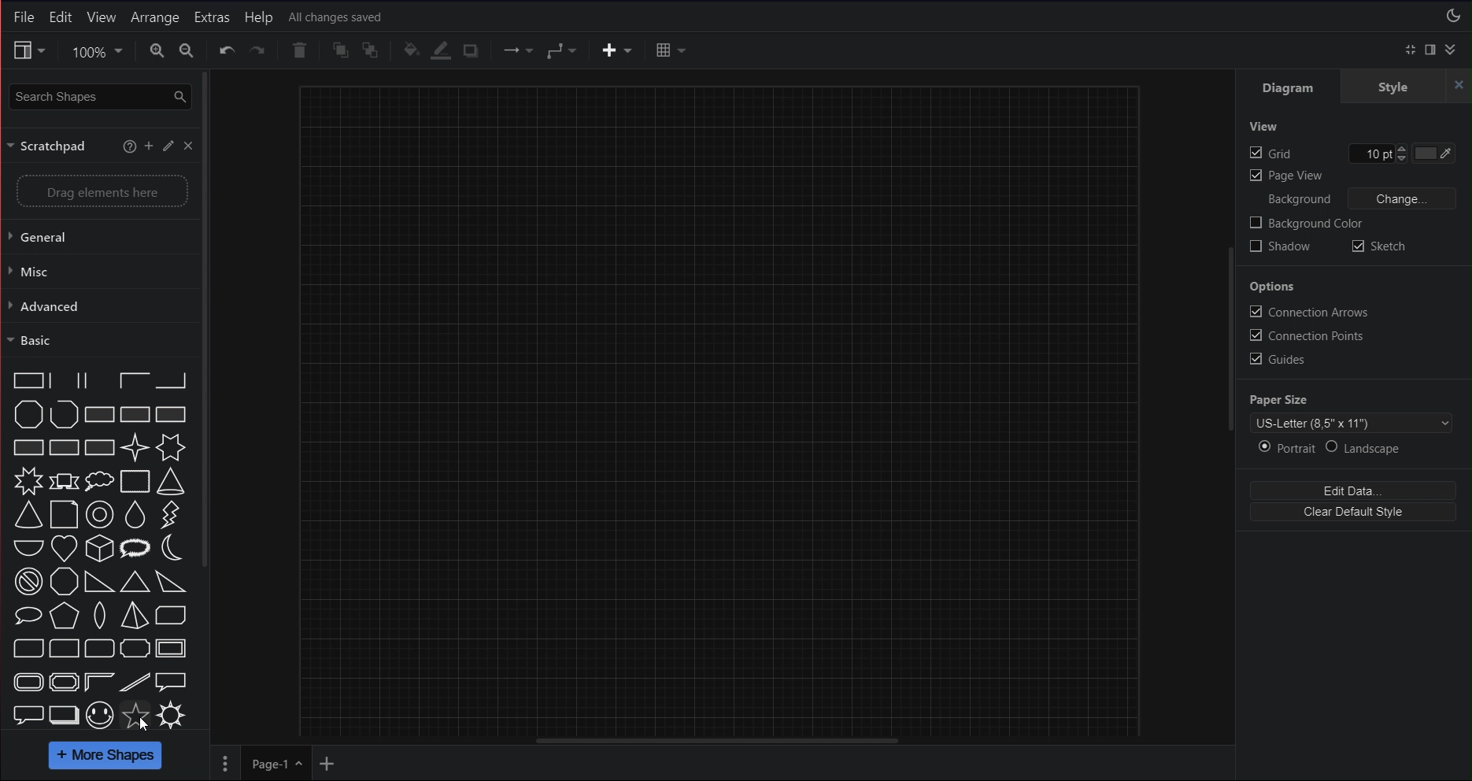 Image resolution: width=1472 pixels, height=781 pixels. I want to click on frame corner, so click(98, 681).